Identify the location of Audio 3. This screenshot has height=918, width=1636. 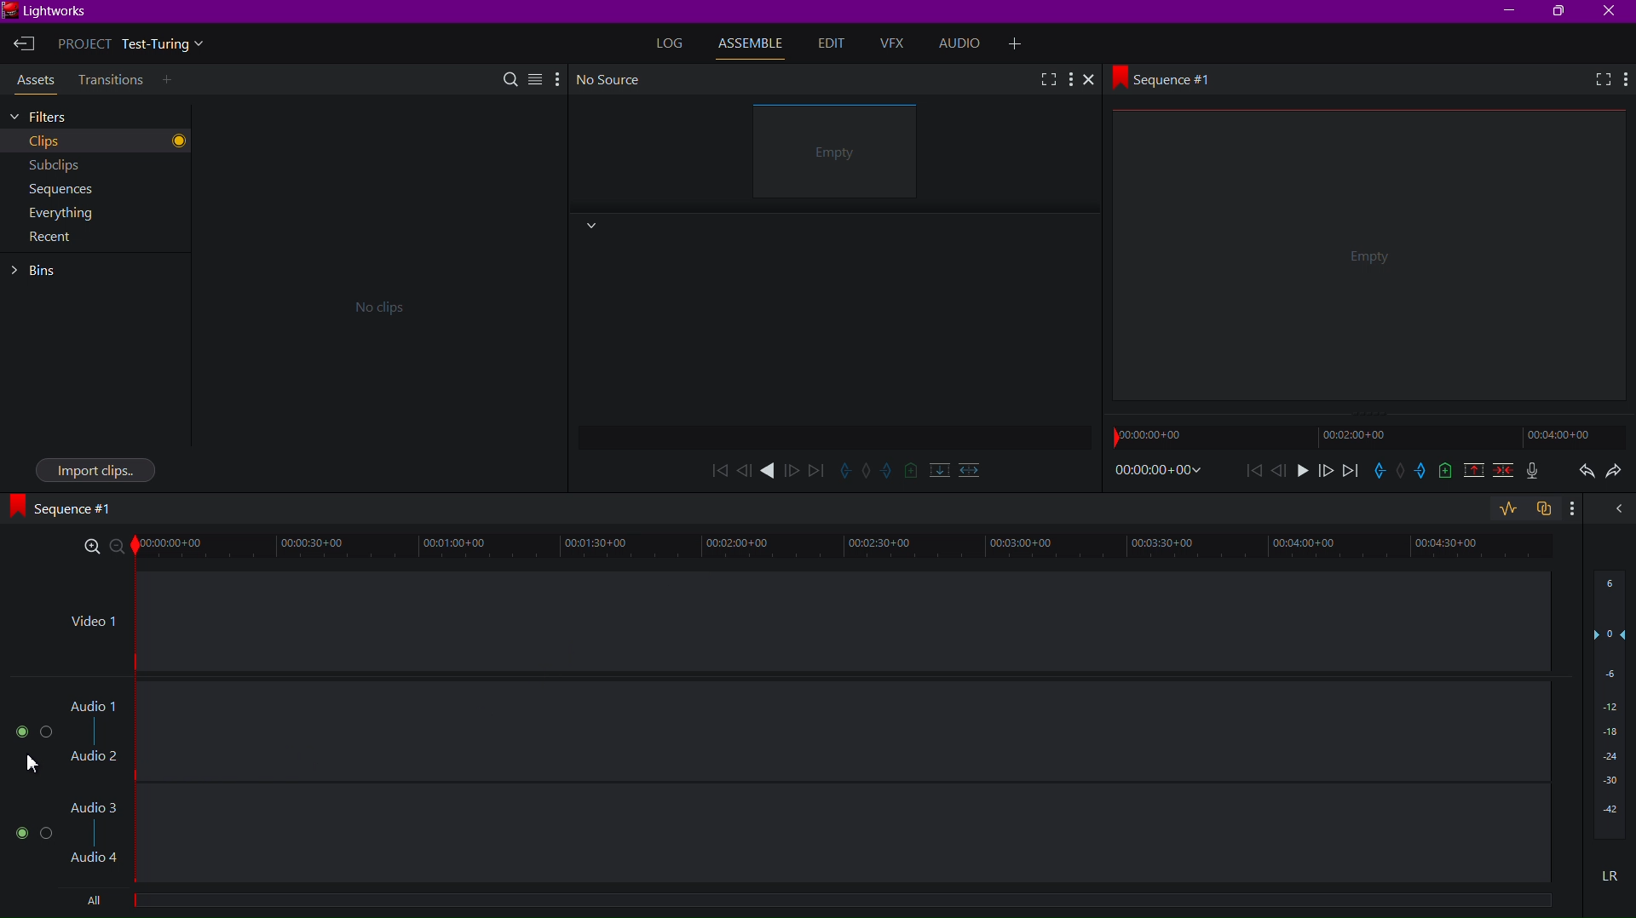
(95, 810).